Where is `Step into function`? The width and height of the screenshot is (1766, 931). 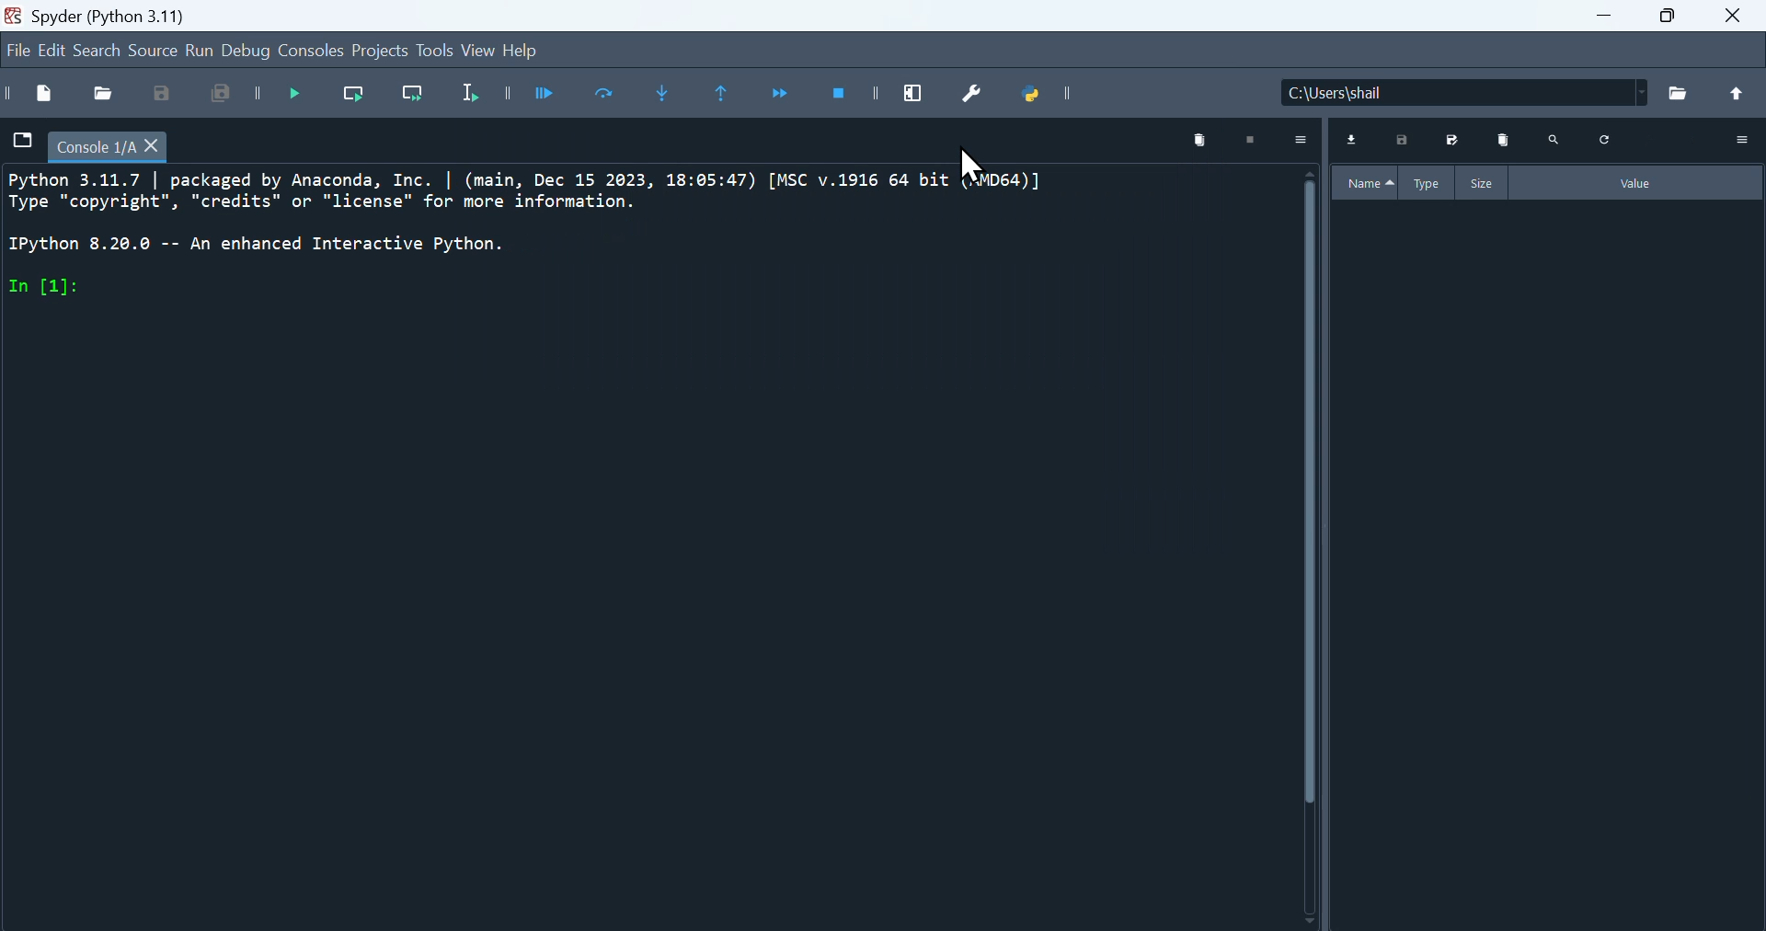 Step into function is located at coordinates (667, 98).